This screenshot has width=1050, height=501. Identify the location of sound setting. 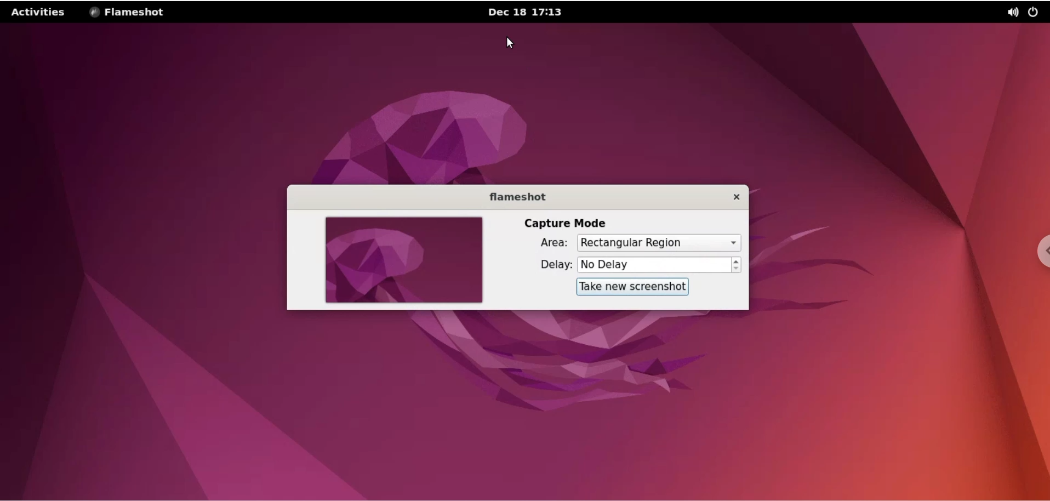
(1008, 12).